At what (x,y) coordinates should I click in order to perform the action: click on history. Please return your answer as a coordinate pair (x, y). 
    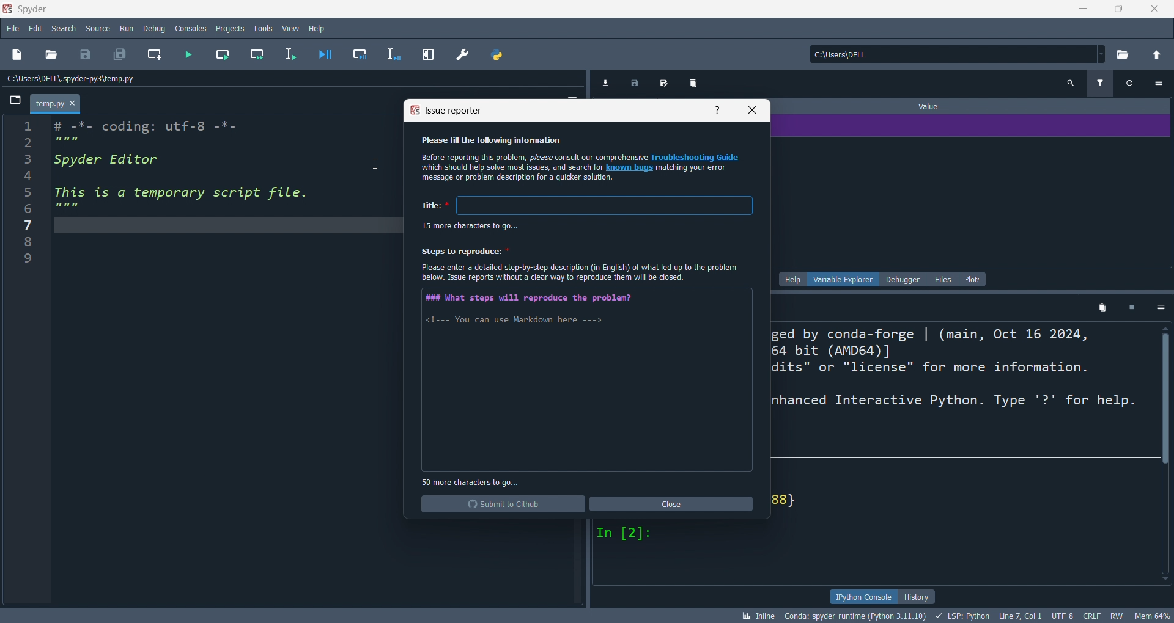
    Looking at the image, I should click on (918, 596).